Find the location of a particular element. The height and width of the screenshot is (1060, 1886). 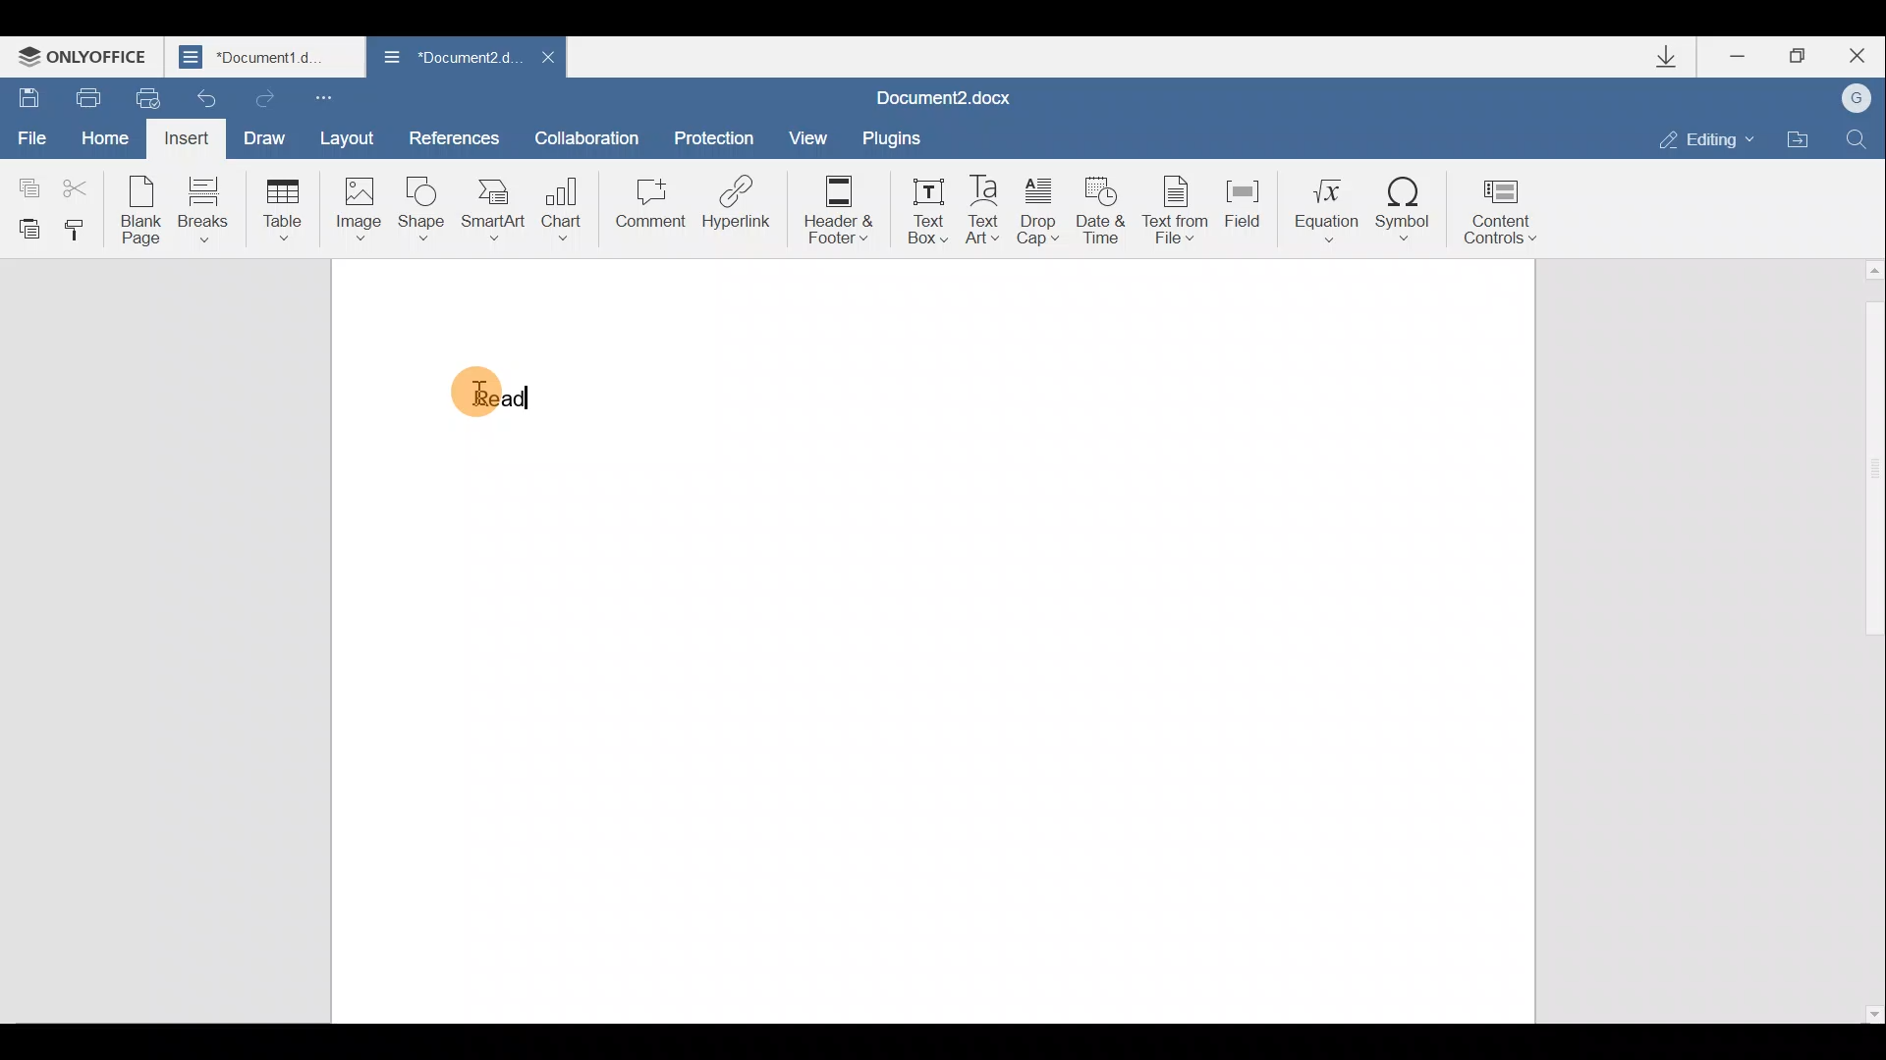

Layout is located at coordinates (358, 141).